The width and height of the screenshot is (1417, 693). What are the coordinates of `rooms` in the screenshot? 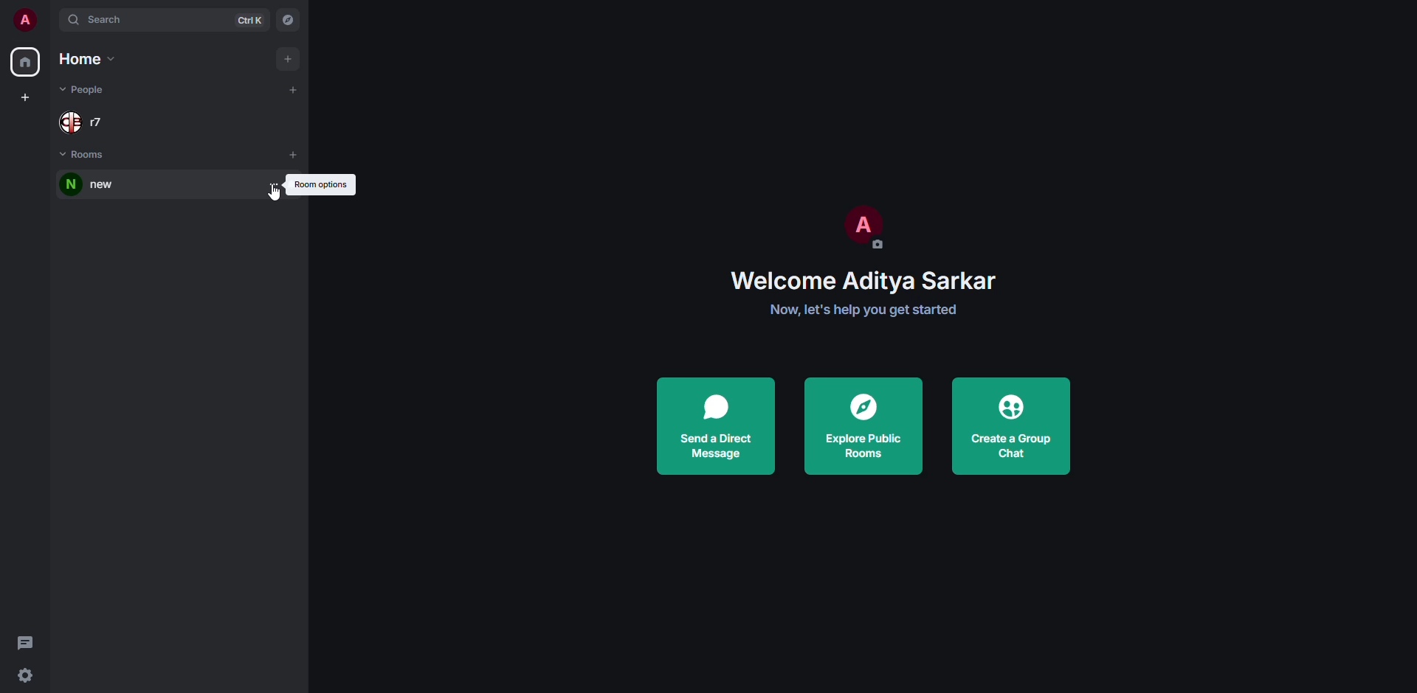 It's located at (86, 156).